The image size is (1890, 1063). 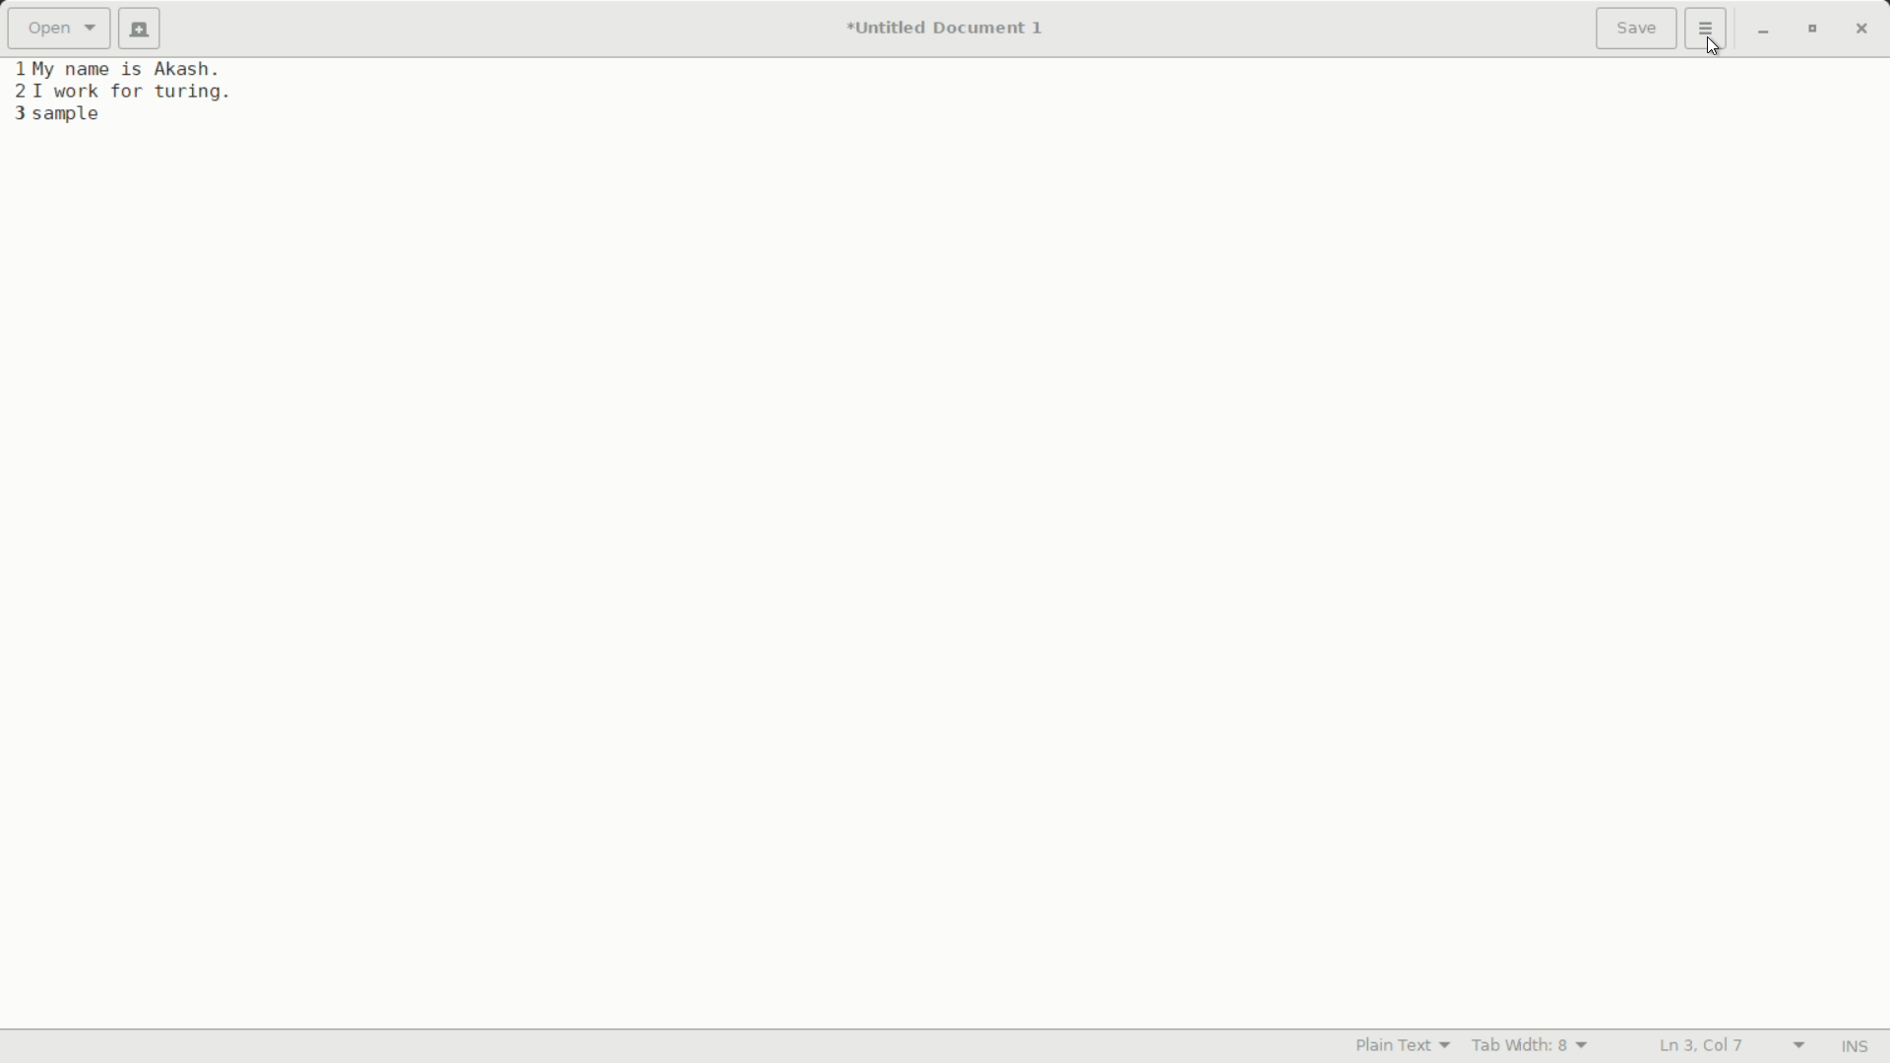 What do you see at coordinates (1710, 48) in the screenshot?
I see `cursor` at bounding box center [1710, 48].